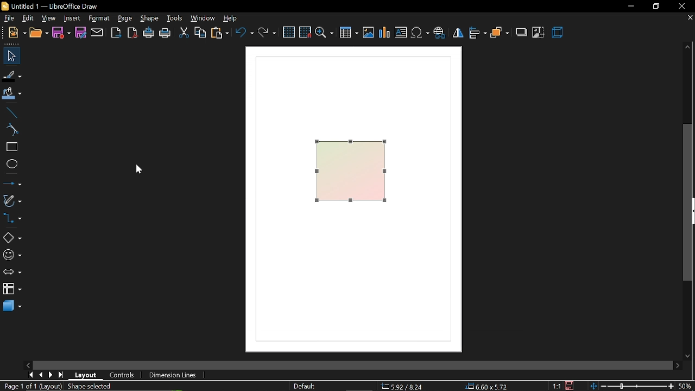  Describe the element at coordinates (558, 34) in the screenshot. I see `3d effect` at that location.